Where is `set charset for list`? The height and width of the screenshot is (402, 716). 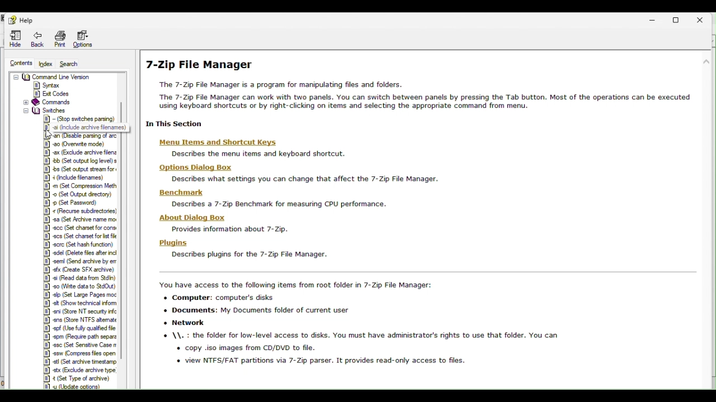
set charset for list is located at coordinates (81, 236).